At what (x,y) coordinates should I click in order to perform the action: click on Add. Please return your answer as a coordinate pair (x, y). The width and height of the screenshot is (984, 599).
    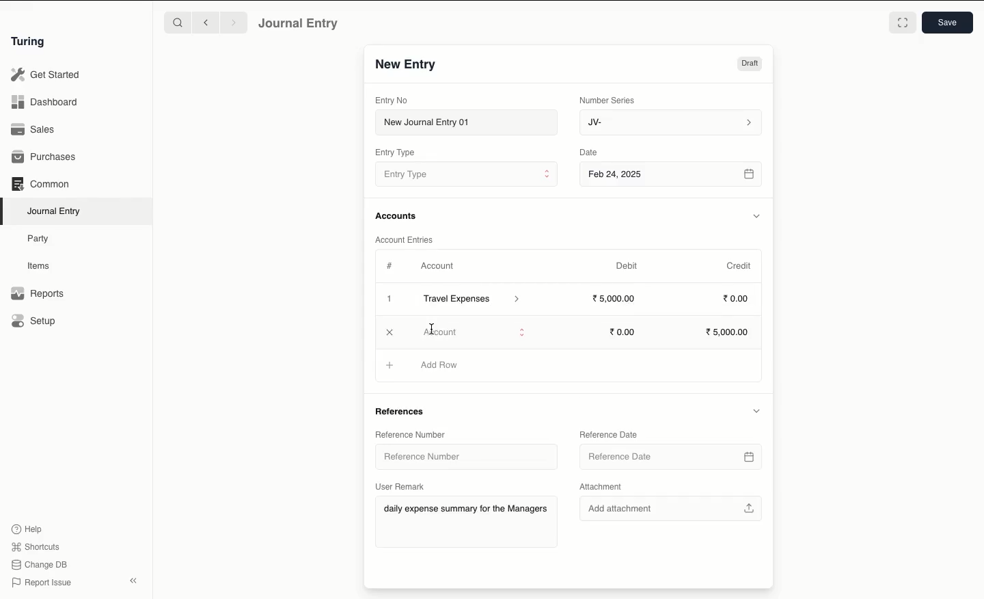
    Looking at the image, I should click on (389, 330).